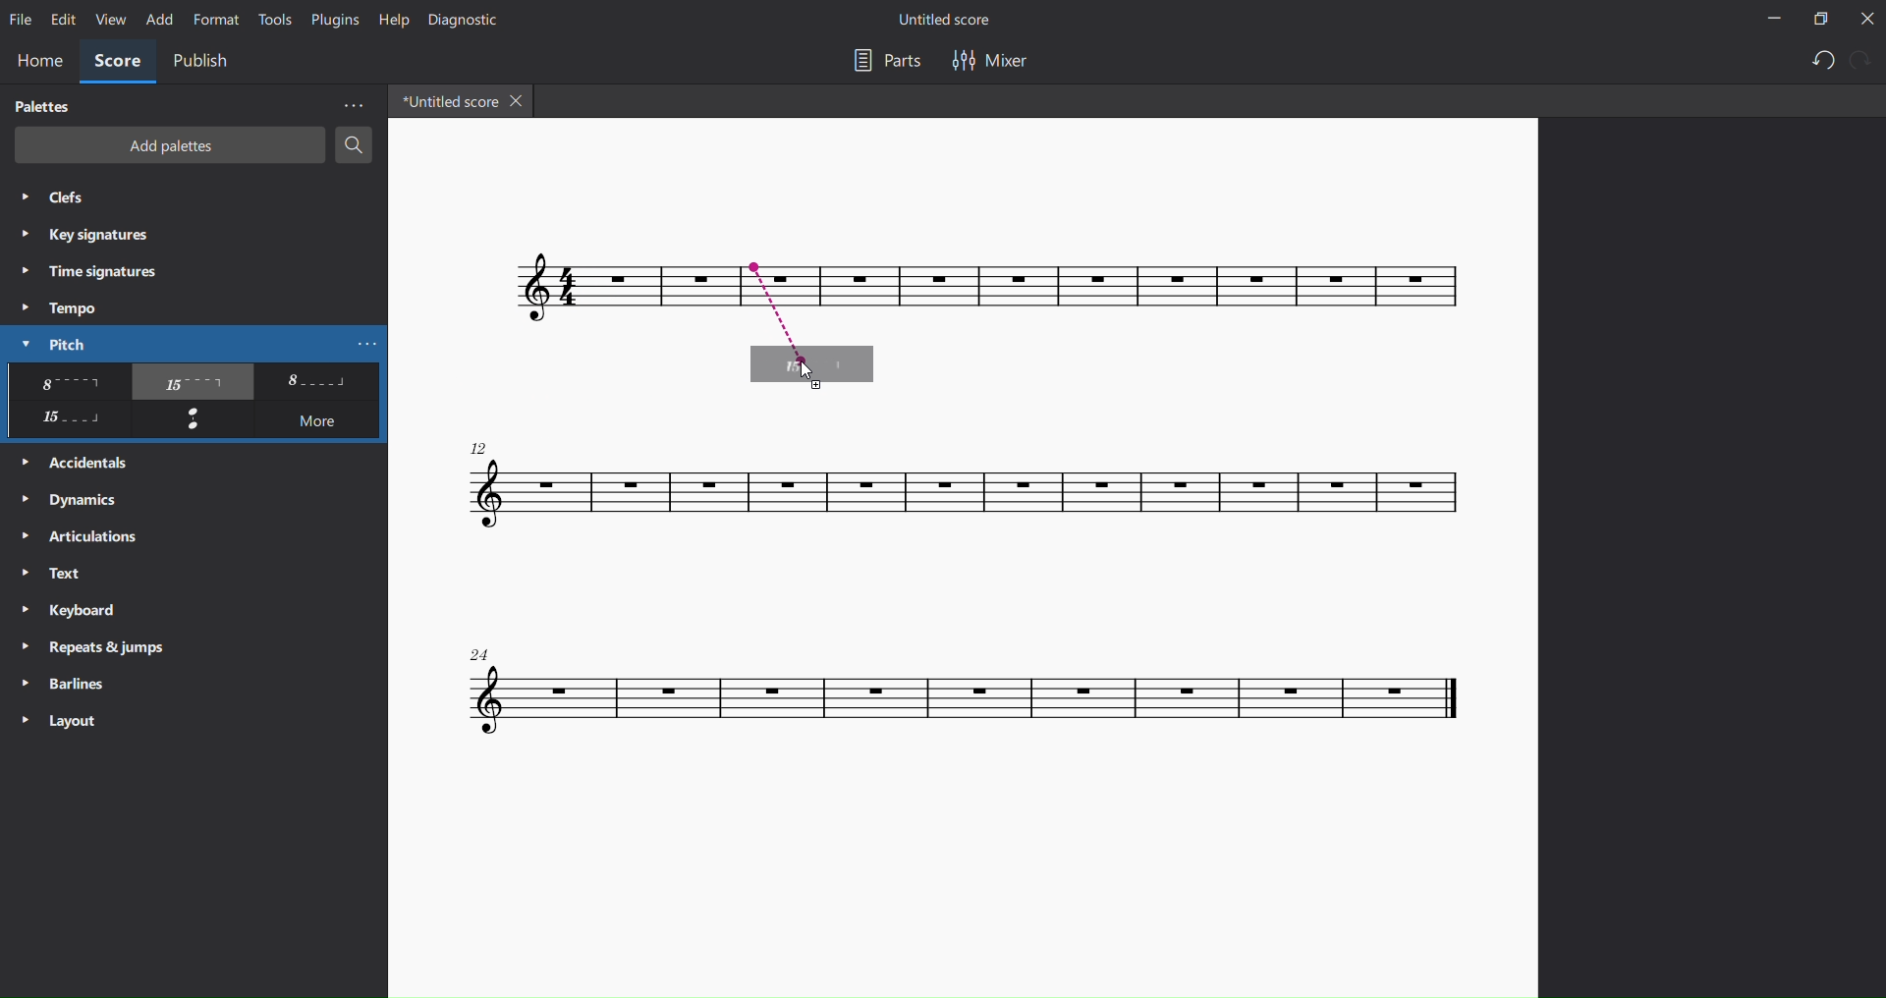  I want to click on dynamics, so click(75, 497).